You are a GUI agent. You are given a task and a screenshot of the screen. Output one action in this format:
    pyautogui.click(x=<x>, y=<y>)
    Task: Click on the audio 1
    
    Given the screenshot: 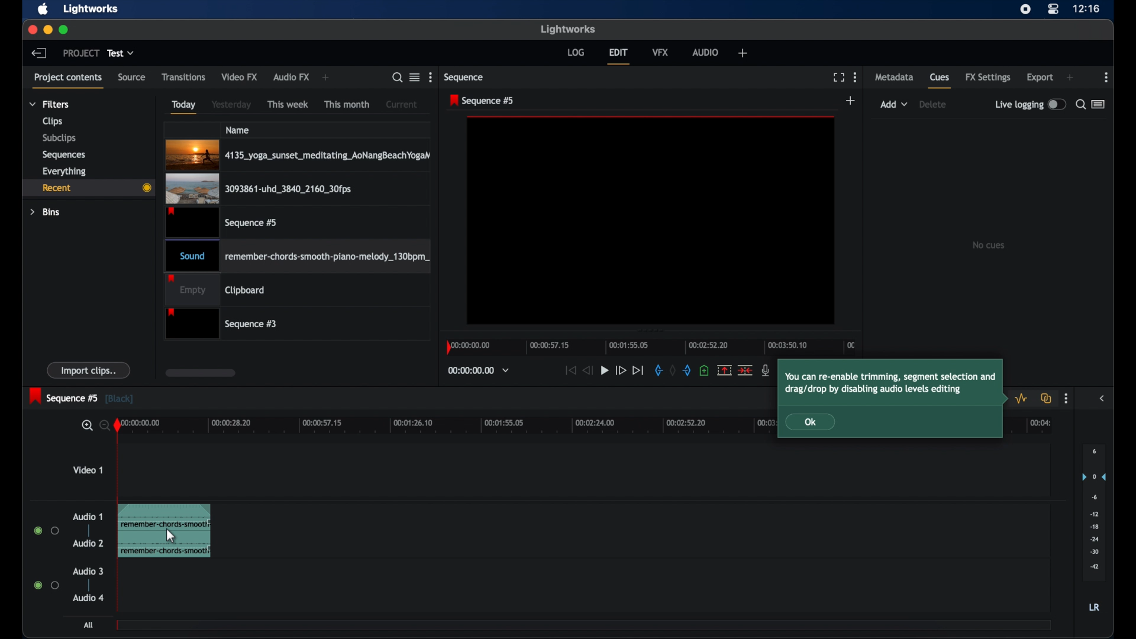 What is the action you would take?
    pyautogui.click(x=88, y=517)
    